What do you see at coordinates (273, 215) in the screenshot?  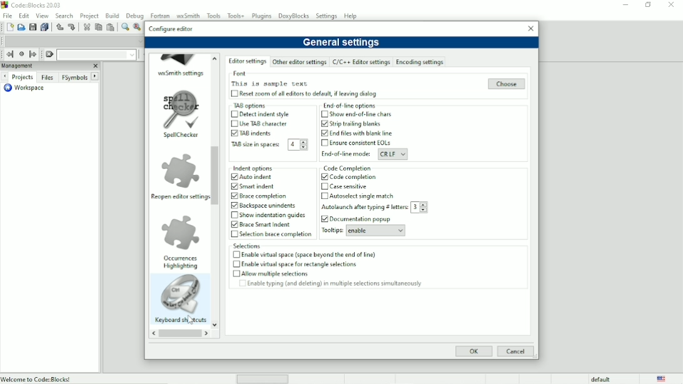 I see `Show indentation guides` at bounding box center [273, 215].